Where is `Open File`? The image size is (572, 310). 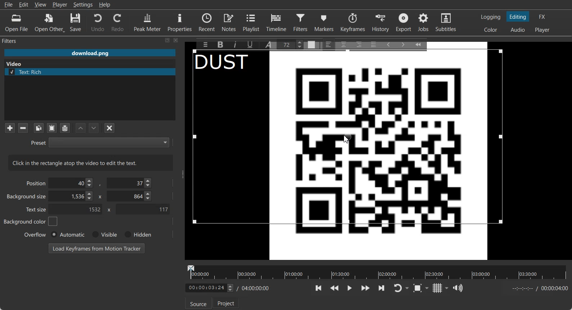
Open File is located at coordinates (17, 23).